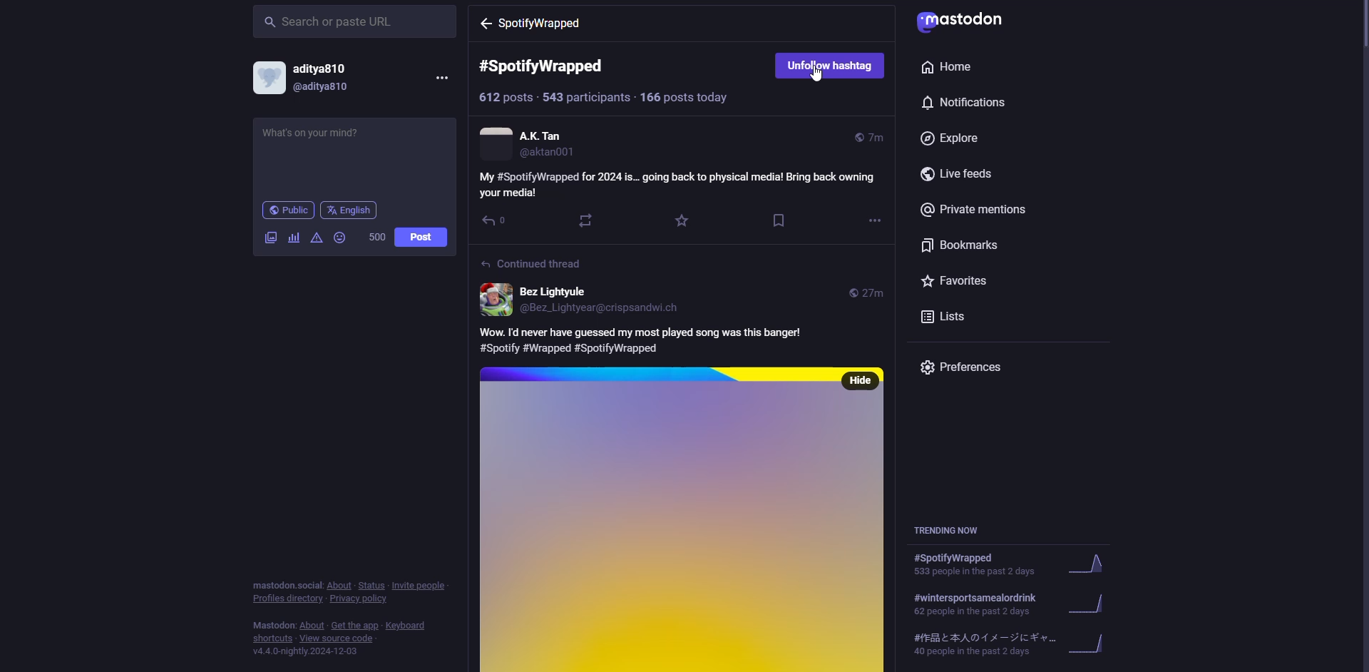 Image resolution: width=1369 pixels, height=672 pixels. What do you see at coordinates (1010, 566) in the screenshot?
I see `trending ` at bounding box center [1010, 566].